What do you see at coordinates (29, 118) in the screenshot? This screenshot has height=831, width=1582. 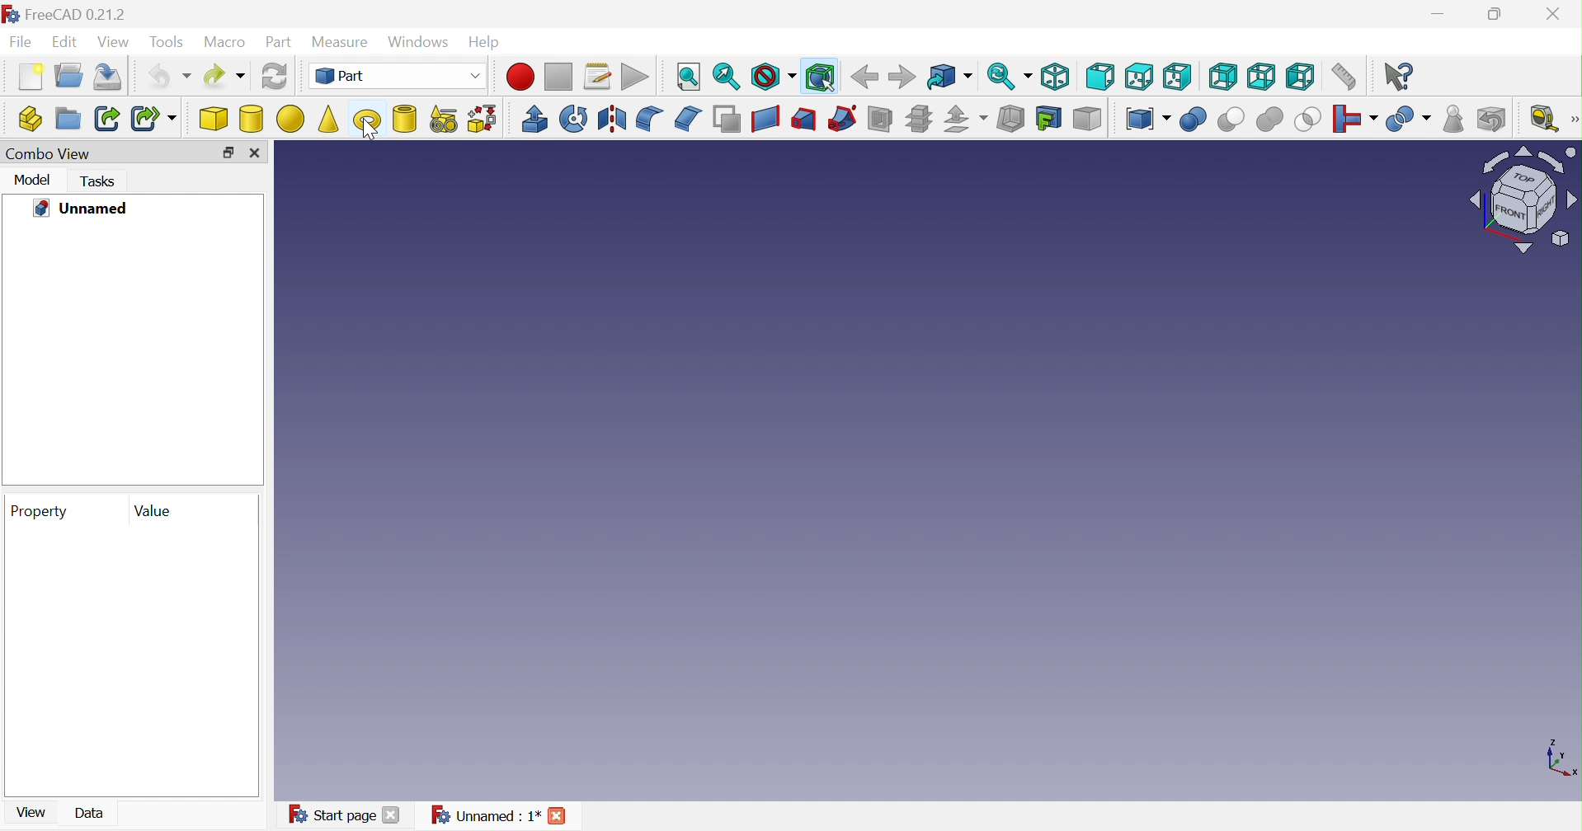 I see `Create part` at bounding box center [29, 118].